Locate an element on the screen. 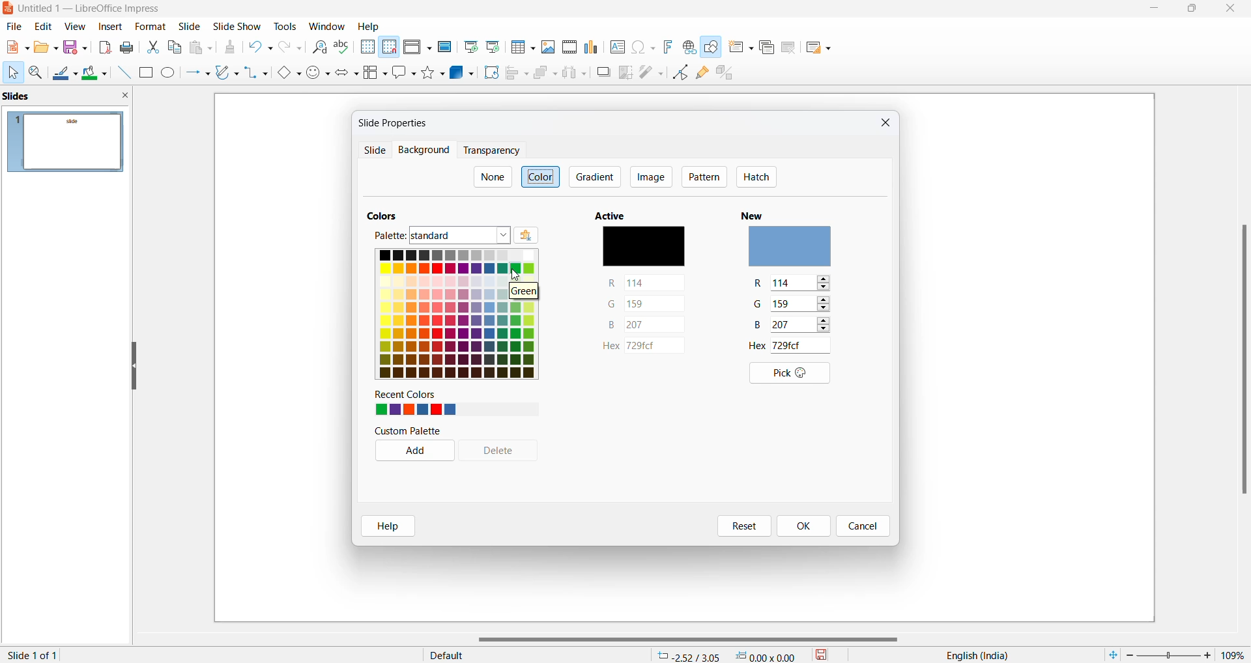 This screenshot has height=663, width=1251. resize is located at coordinates (134, 367).